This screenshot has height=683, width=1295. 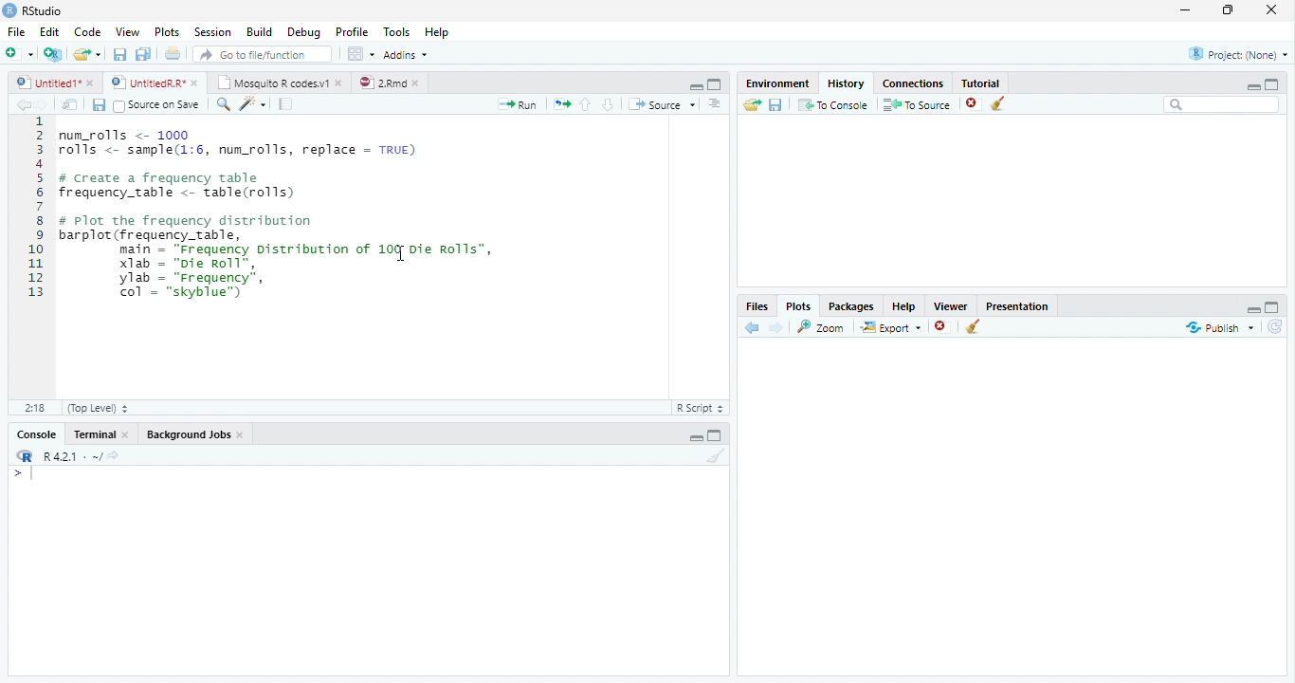 What do you see at coordinates (221, 104) in the screenshot?
I see `Find/Replace` at bounding box center [221, 104].